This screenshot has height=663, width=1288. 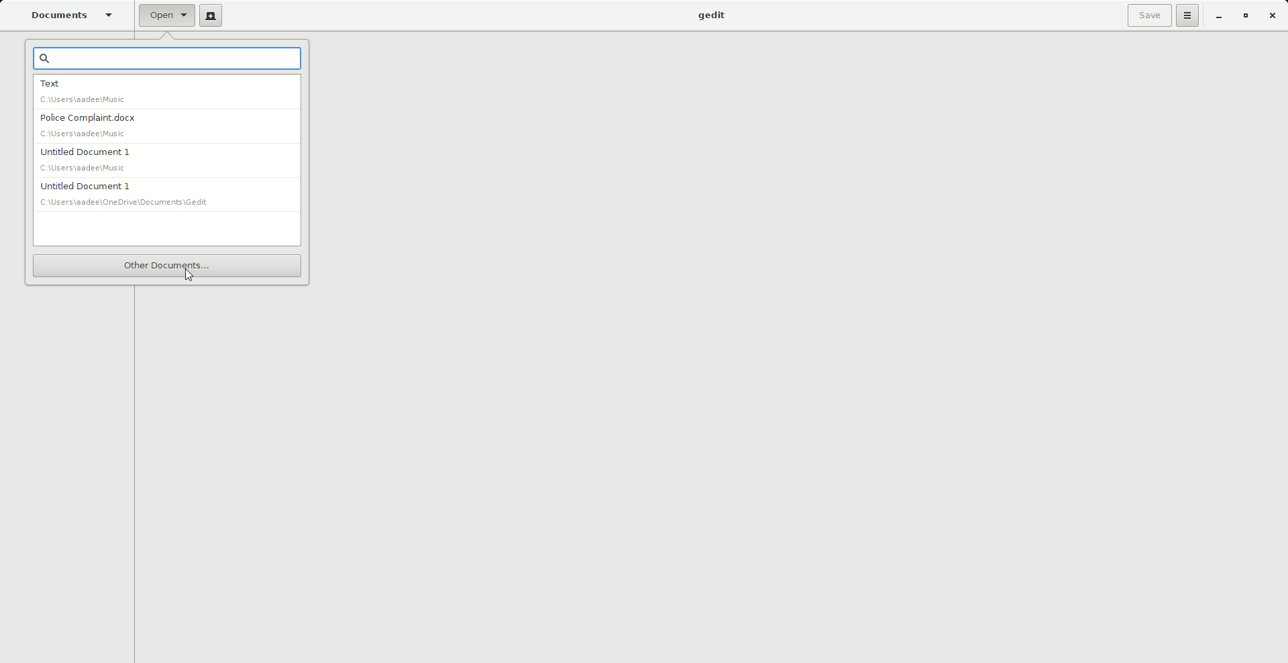 I want to click on Other documents, so click(x=166, y=268).